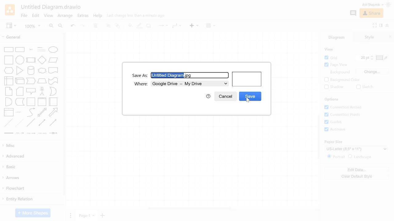 Image resolution: width=394 pixels, height=221 pixels. I want to click on Current window, so click(51, 7).